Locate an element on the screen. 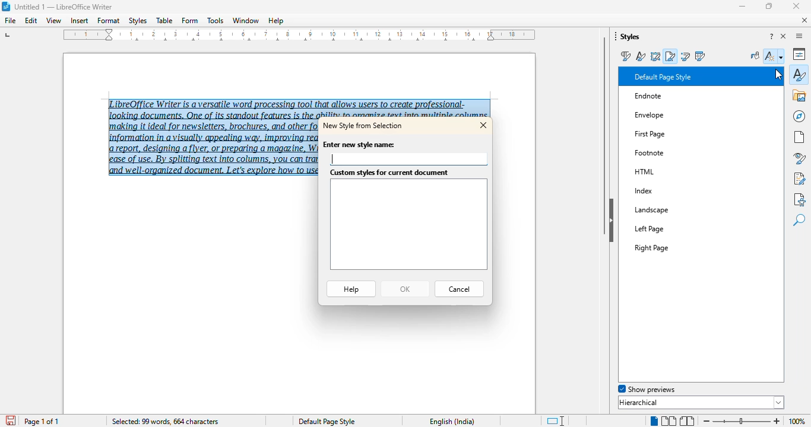  single page view is located at coordinates (651, 421).